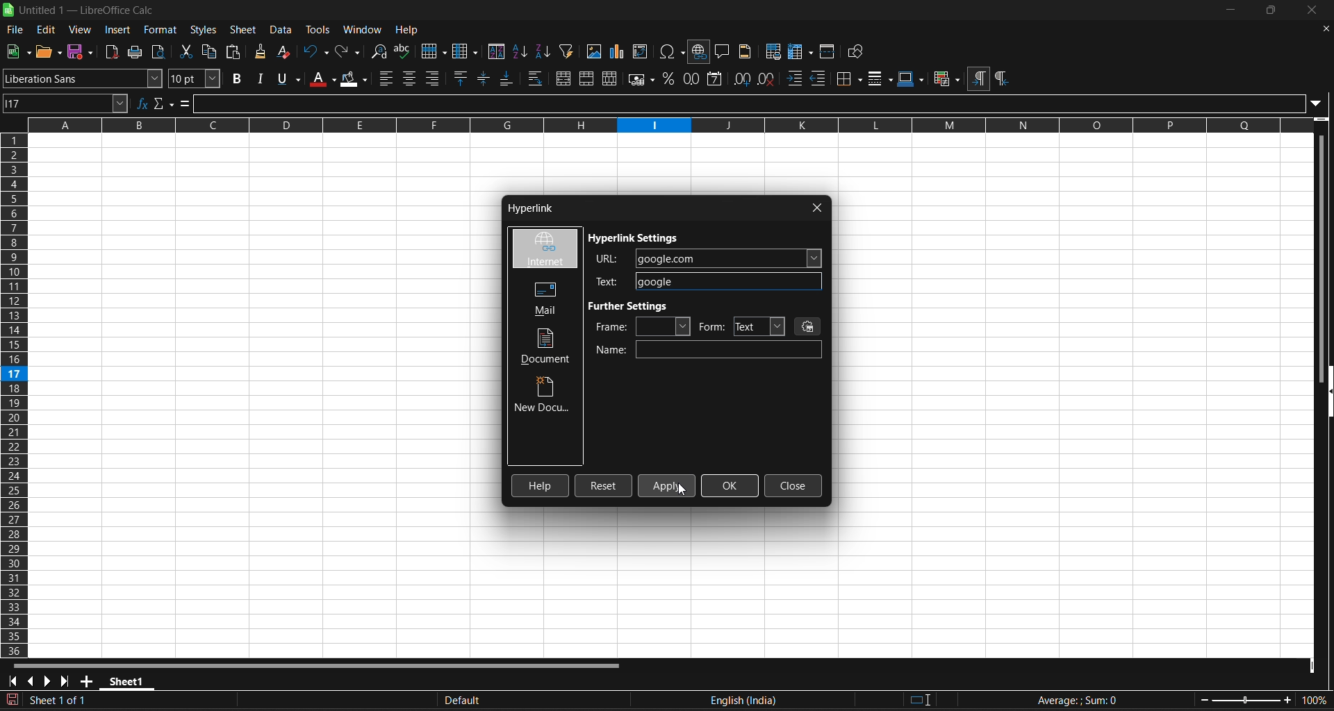 The height and width of the screenshot is (711, 1334). Describe the element at coordinates (800, 51) in the screenshot. I see `freeze row and column` at that location.